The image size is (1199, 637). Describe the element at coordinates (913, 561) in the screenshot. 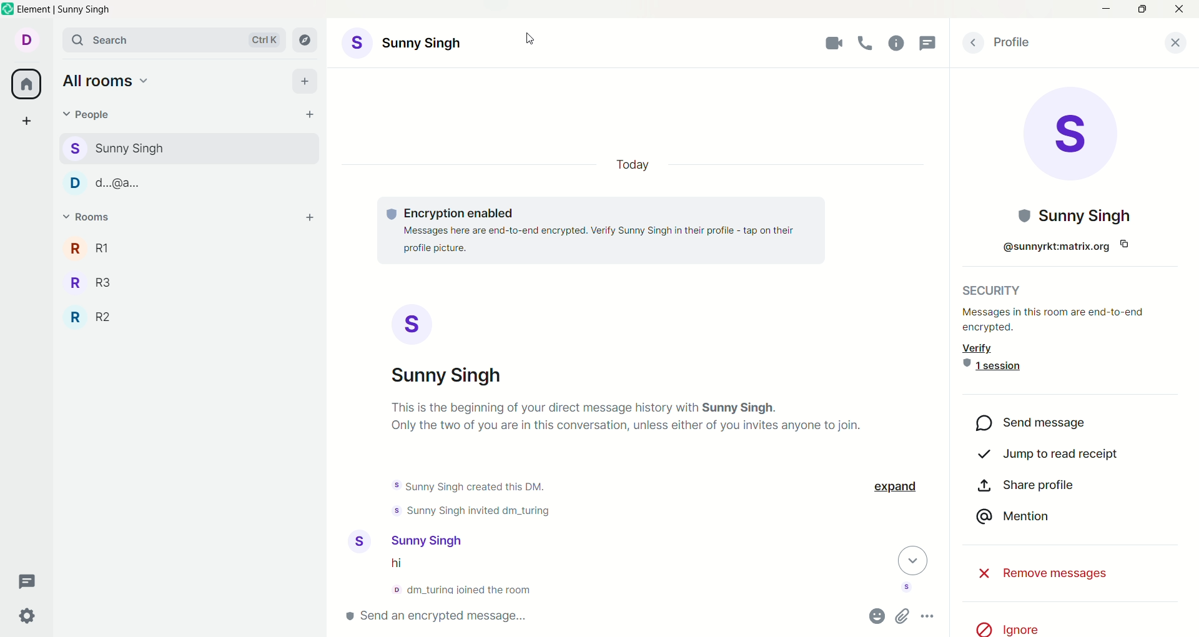

I see `Move Down` at that location.